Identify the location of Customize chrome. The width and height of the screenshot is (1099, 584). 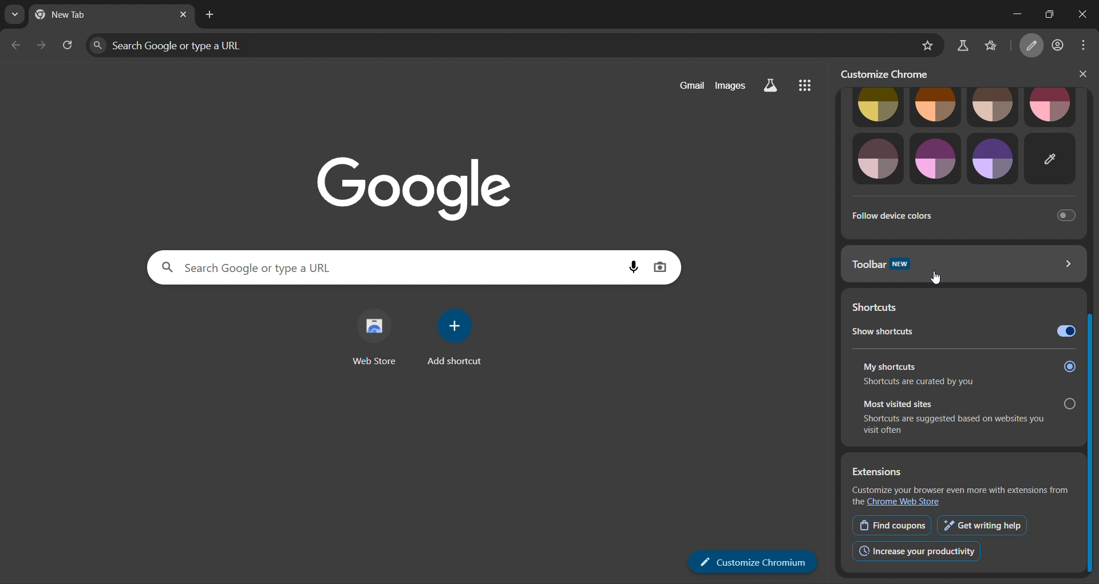
(761, 561).